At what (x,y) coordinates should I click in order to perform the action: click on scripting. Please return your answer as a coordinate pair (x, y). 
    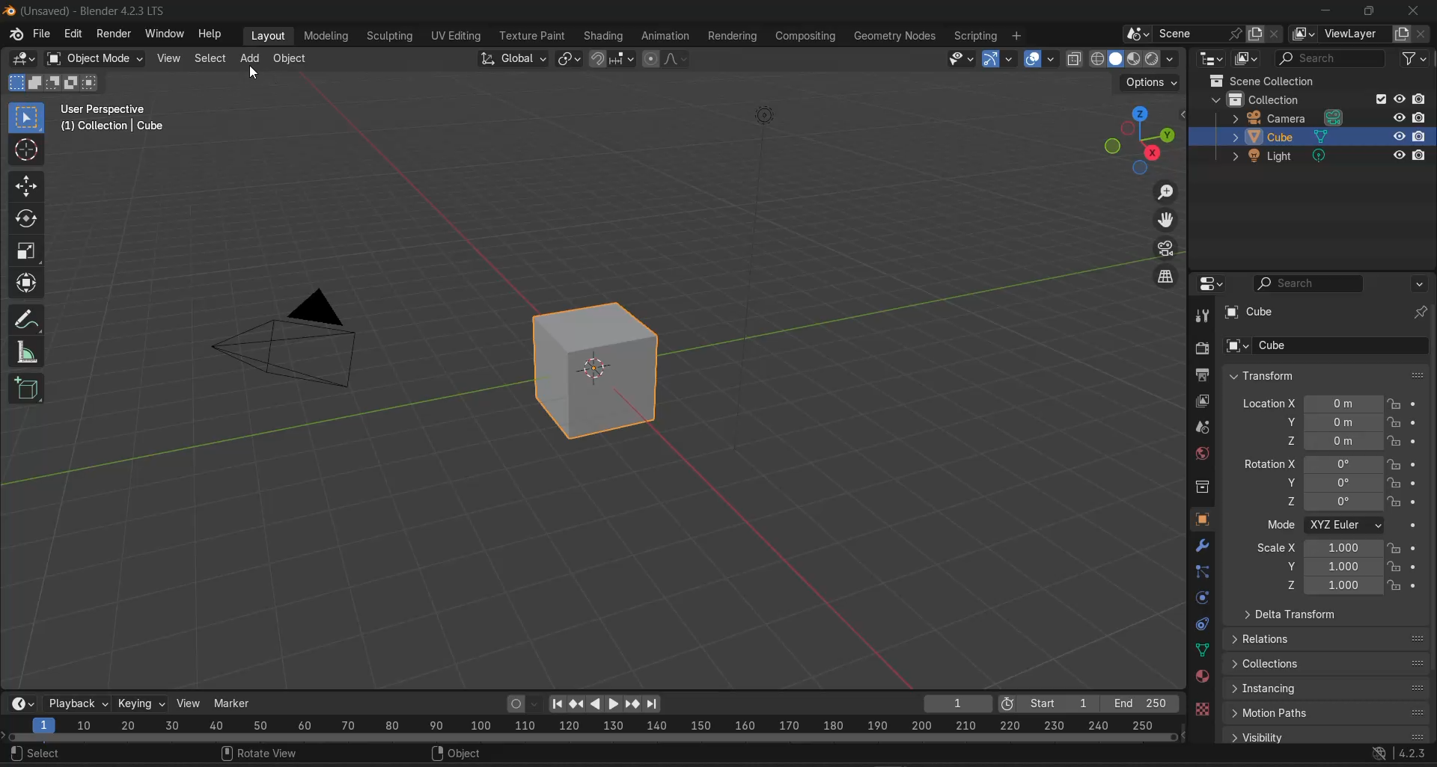
    Looking at the image, I should click on (975, 34).